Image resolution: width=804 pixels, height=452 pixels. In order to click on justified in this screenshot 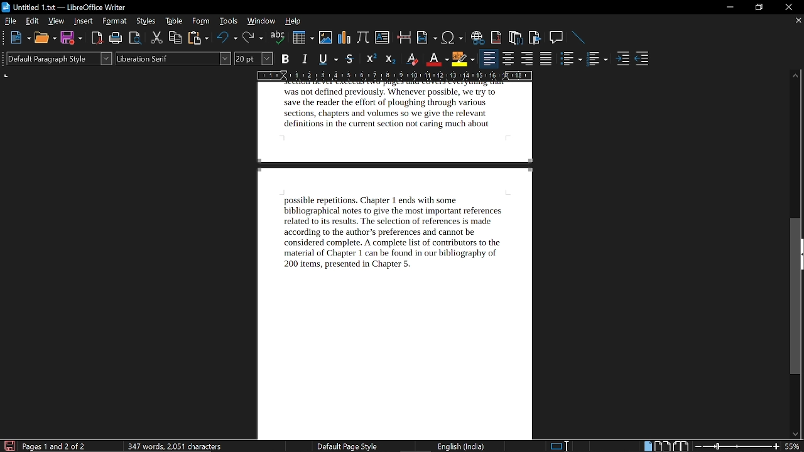, I will do `click(546, 60)`.